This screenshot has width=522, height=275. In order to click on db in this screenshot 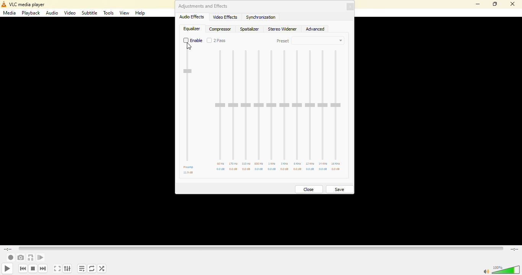, I will do `click(285, 169)`.